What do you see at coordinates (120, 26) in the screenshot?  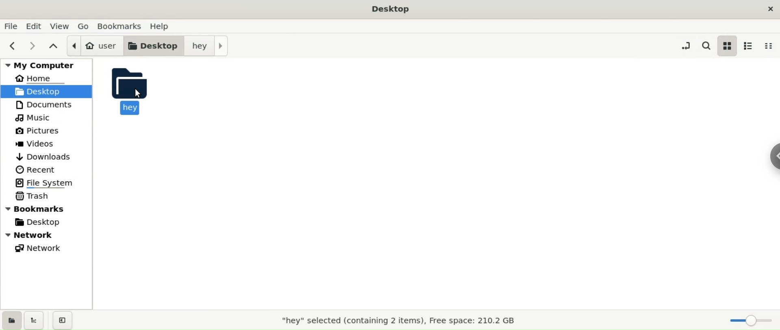 I see `bookmarks` at bounding box center [120, 26].